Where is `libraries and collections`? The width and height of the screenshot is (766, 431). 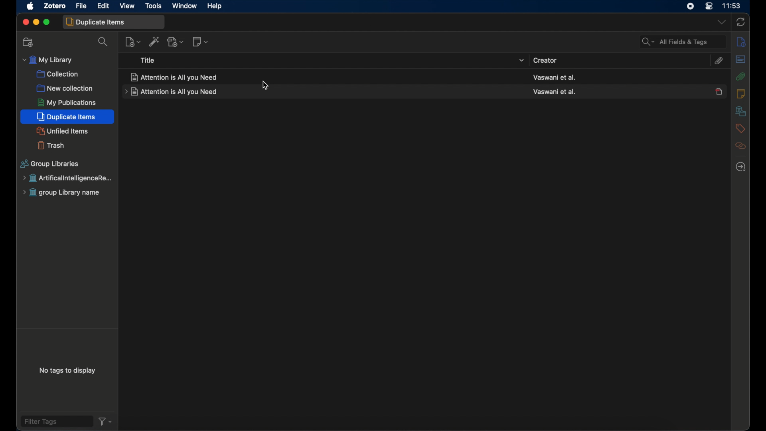 libraries and collections is located at coordinates (742, 111).